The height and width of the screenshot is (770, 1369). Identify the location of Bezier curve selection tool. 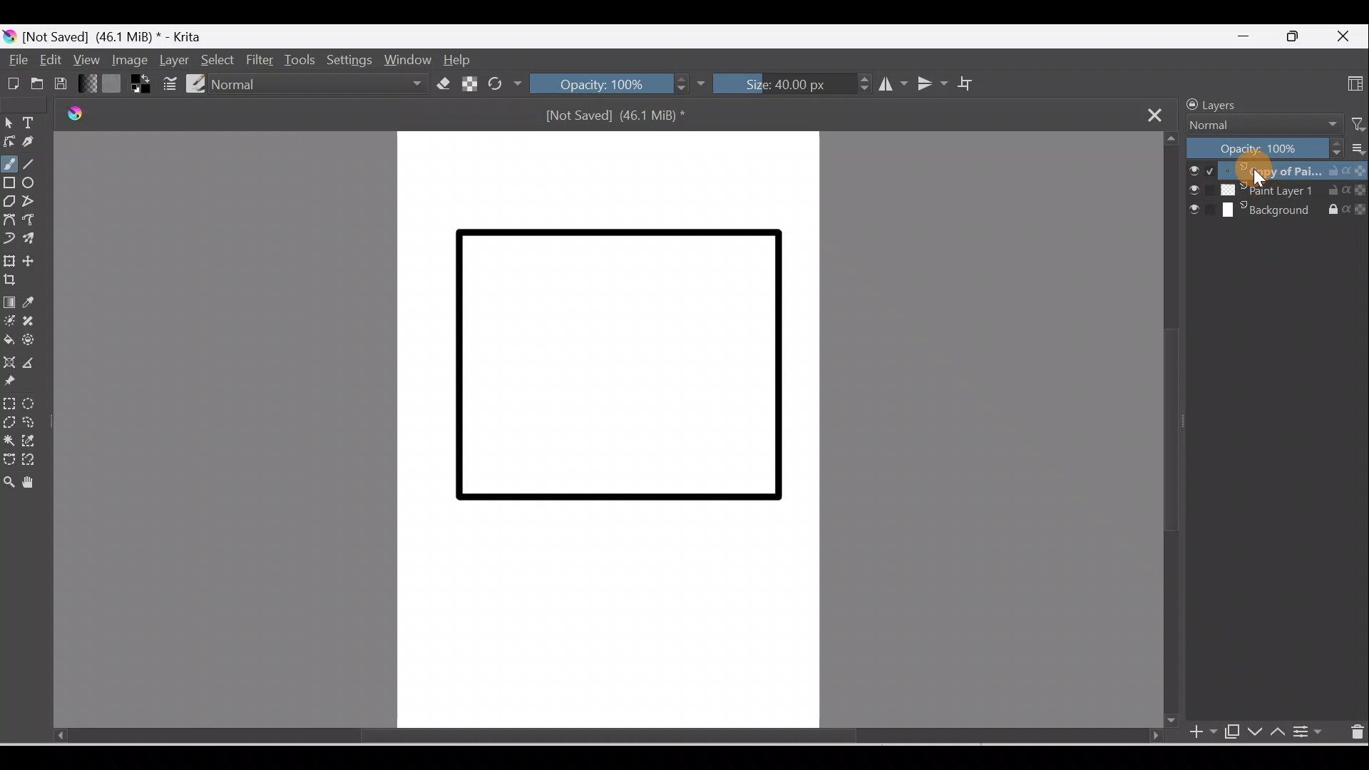
(9, 461).